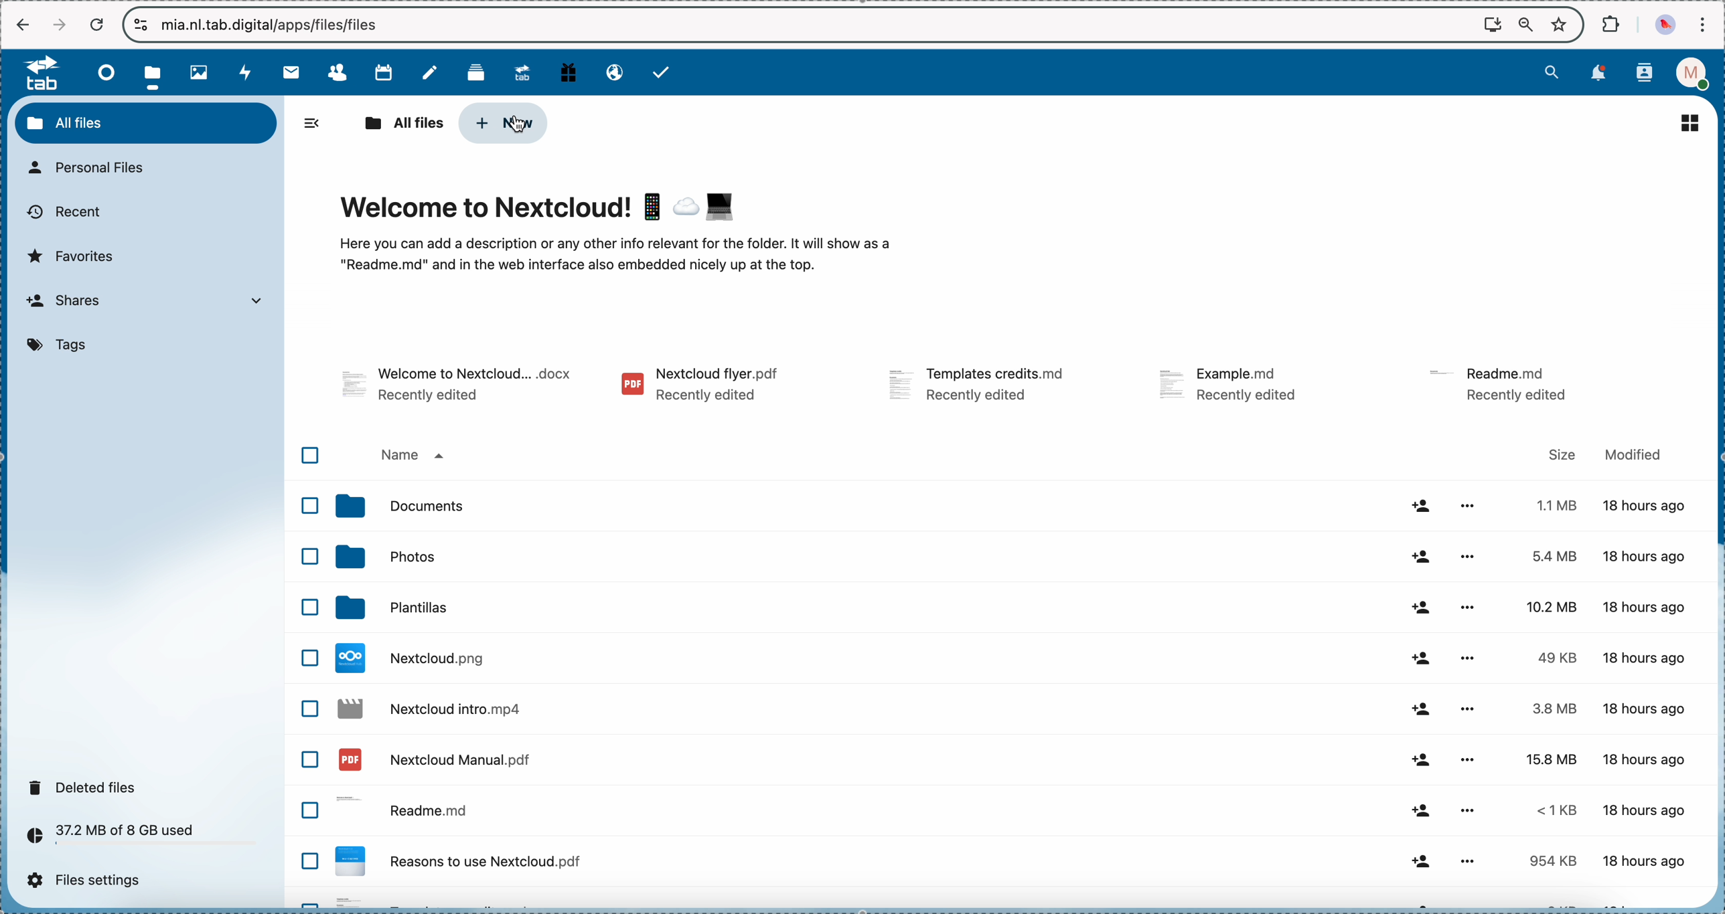 The height and width of the screenshot is (914, 1725). What do you see at coordinates (35, 72) in the screenshot?
I see `tab` at bounding box center [35, 72].